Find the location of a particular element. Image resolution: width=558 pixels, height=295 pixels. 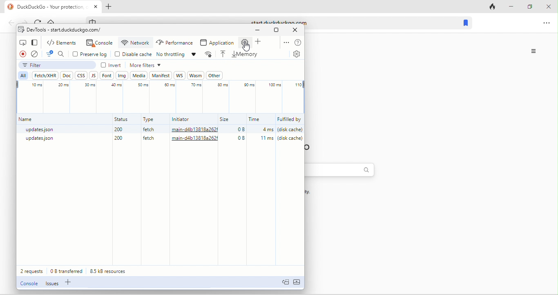

settings is located at coordinates (296, 54).